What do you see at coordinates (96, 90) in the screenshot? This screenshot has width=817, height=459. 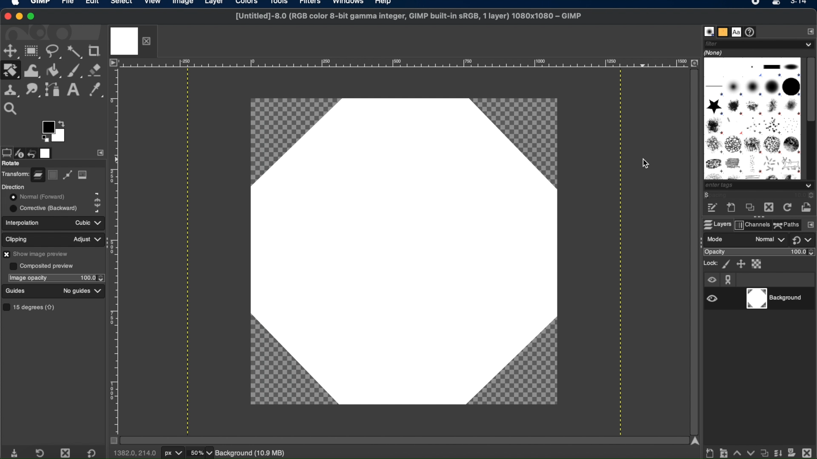 I see `color picker tool` at bounding box center [96, 90].